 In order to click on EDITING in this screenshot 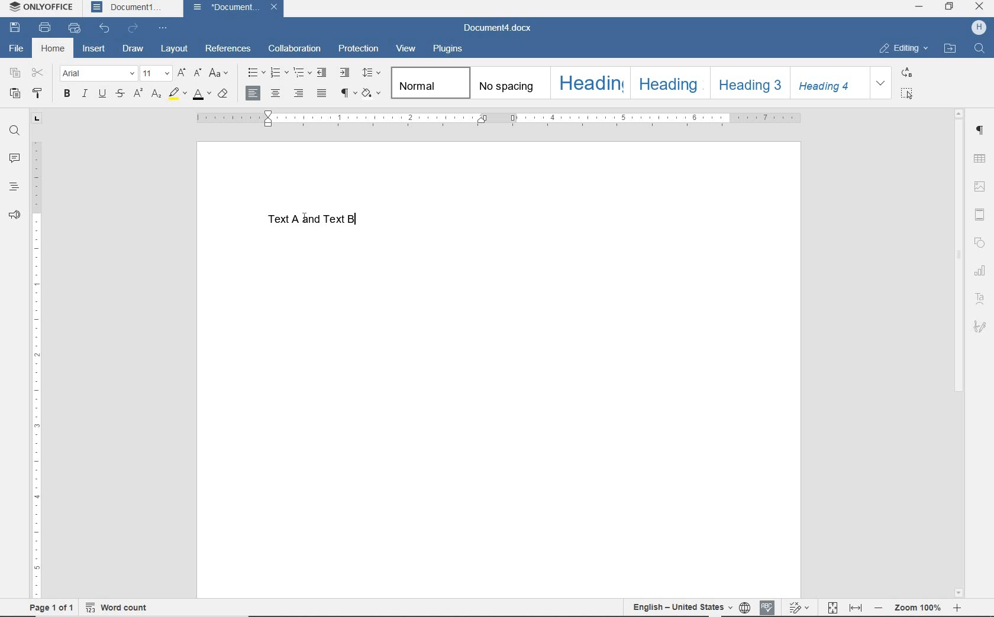, I will do `click(903, 49)`.